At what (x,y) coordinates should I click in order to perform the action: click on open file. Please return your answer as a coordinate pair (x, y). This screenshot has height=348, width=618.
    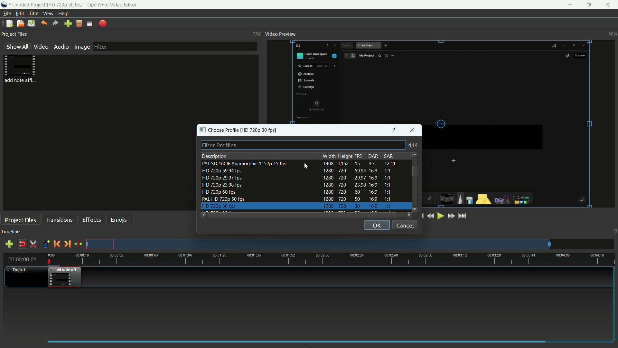
    Looking at the image, I should click on (20, 24).